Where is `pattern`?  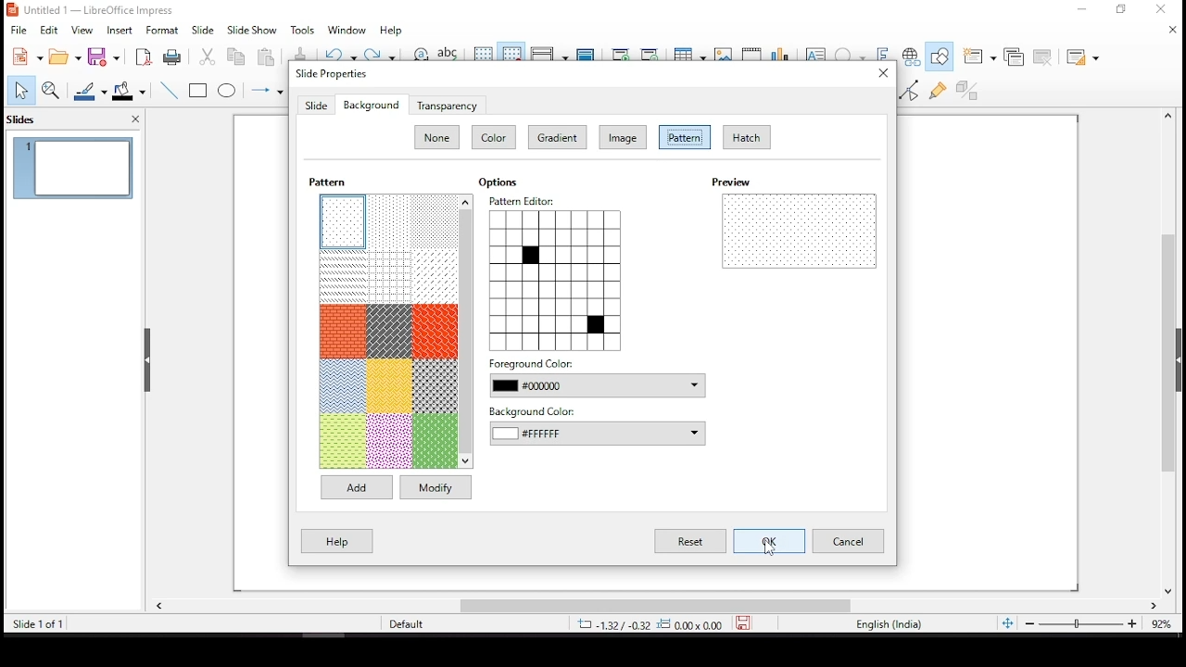 pattern is located at coordinates (434, 332).